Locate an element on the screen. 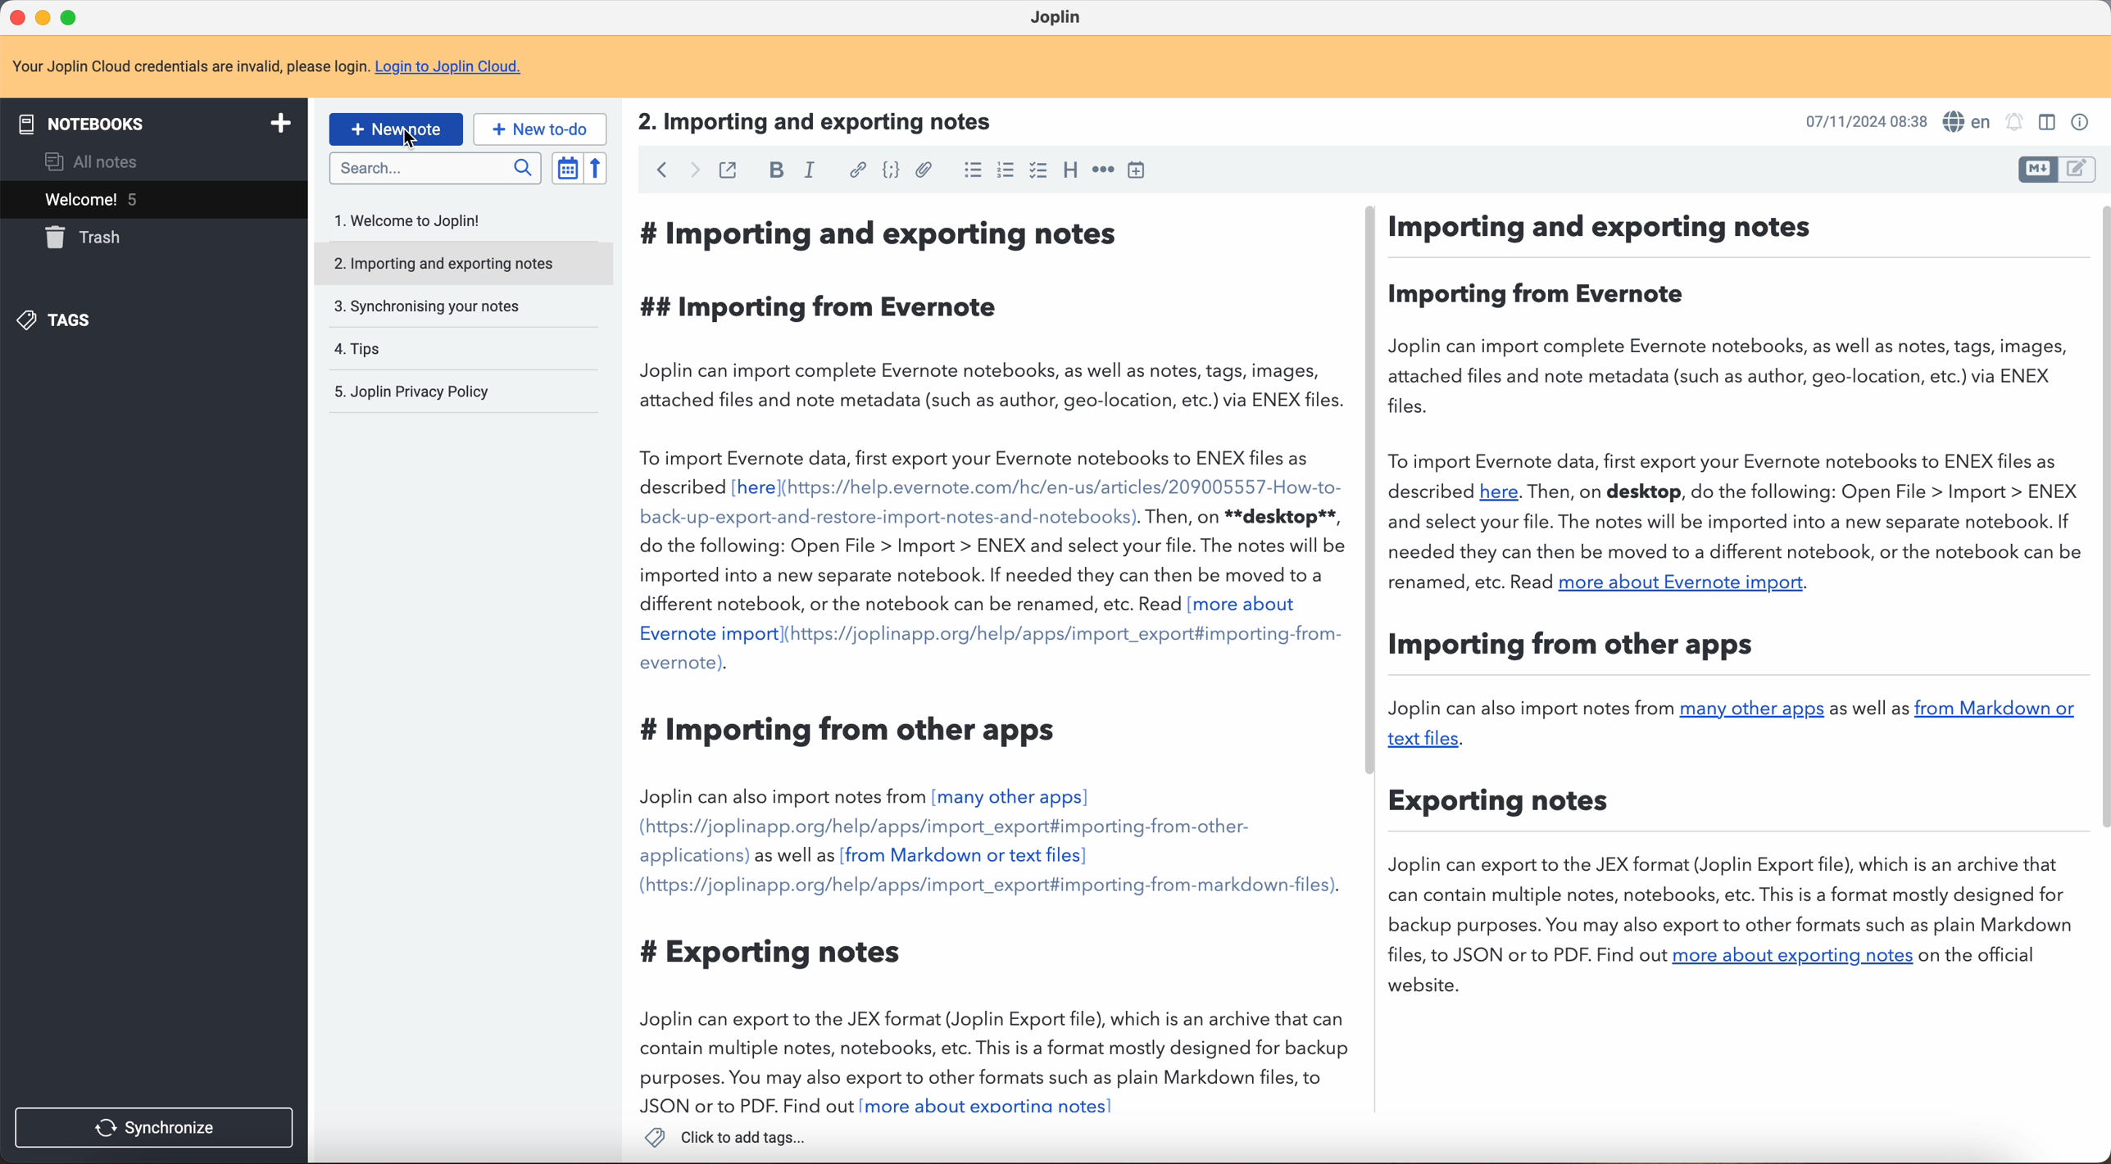 This screenshot has height=1164, width=2111. new to-do is located at coordinates (539, 128).